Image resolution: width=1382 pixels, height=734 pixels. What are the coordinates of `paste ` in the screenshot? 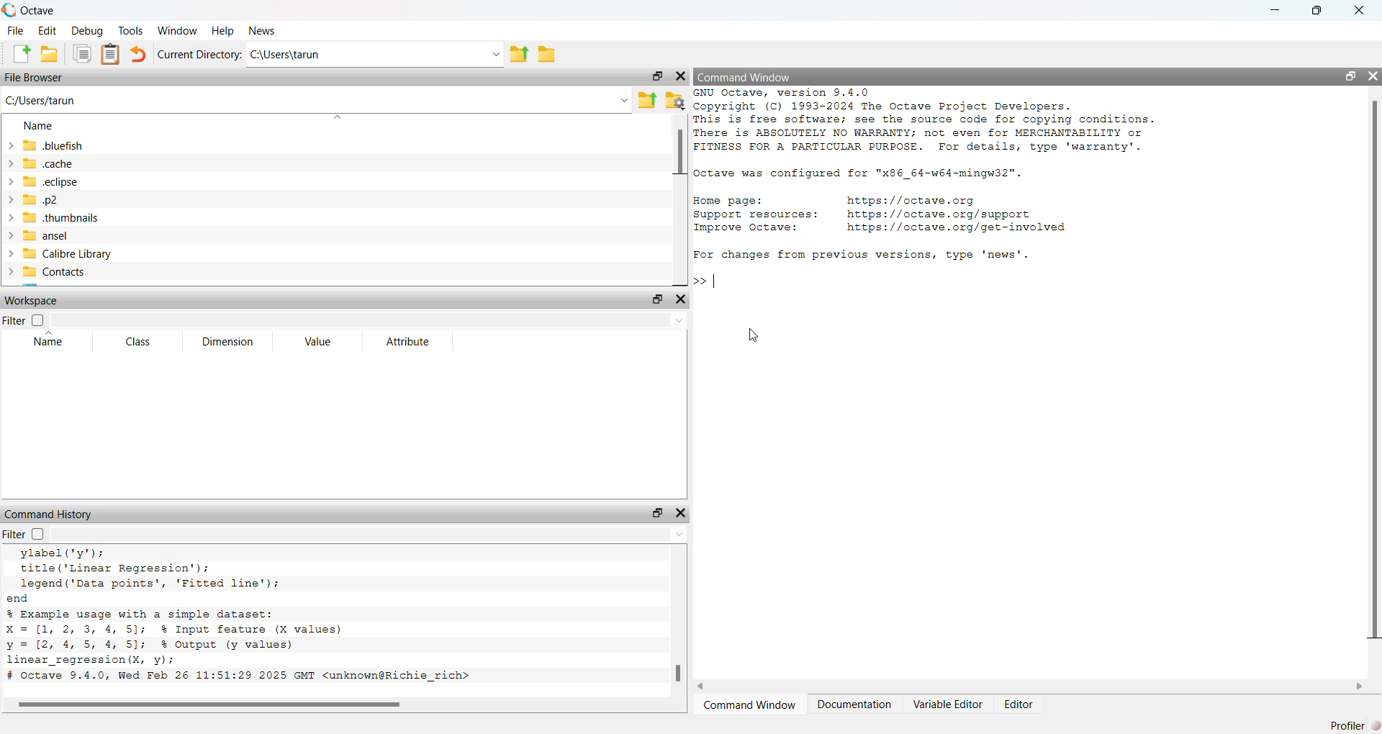 It's located at (112, 55).